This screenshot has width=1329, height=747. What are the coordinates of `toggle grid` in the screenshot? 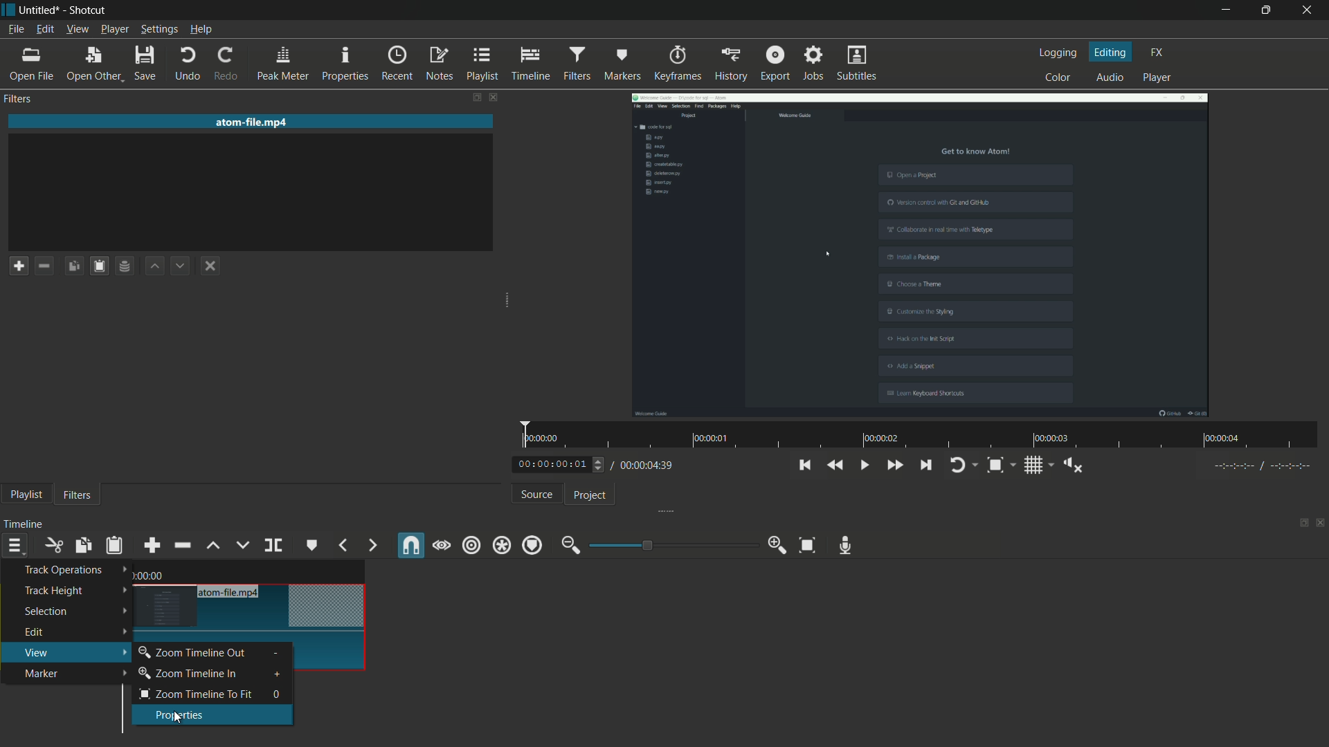 It's located at (1032, 465).